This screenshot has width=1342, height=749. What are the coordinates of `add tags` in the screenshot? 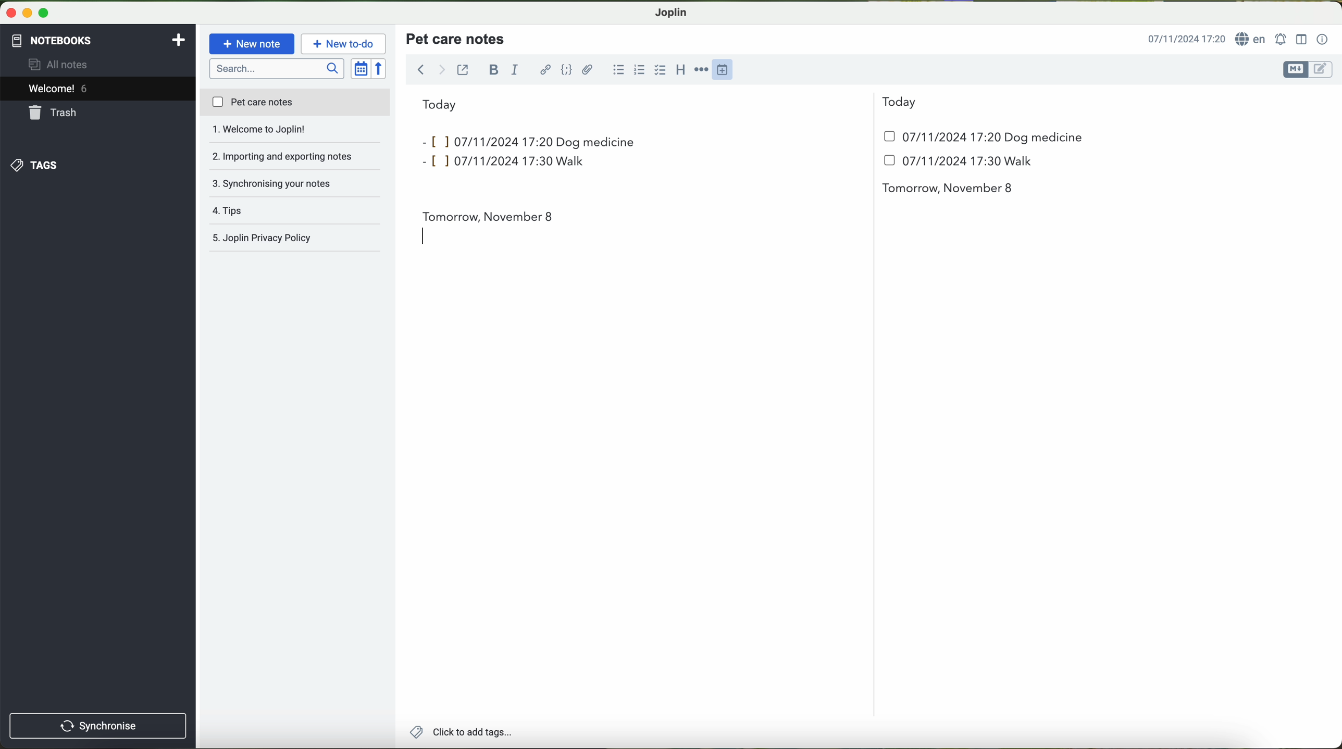 It's located at (461, 733).